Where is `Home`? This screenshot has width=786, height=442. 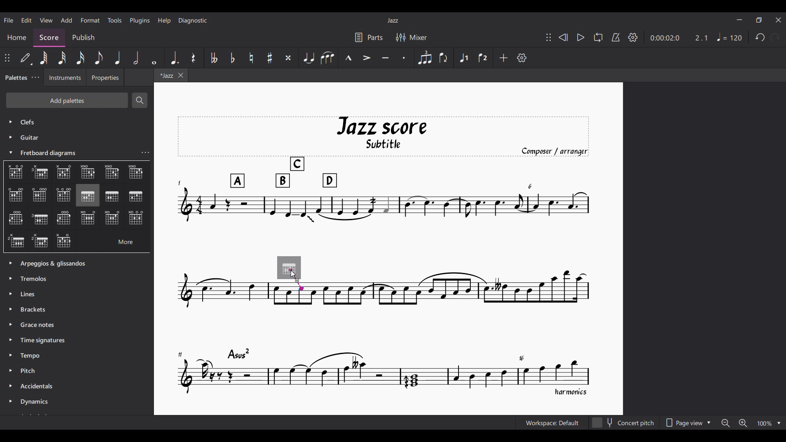 Home is located at coordinates (17, 36).